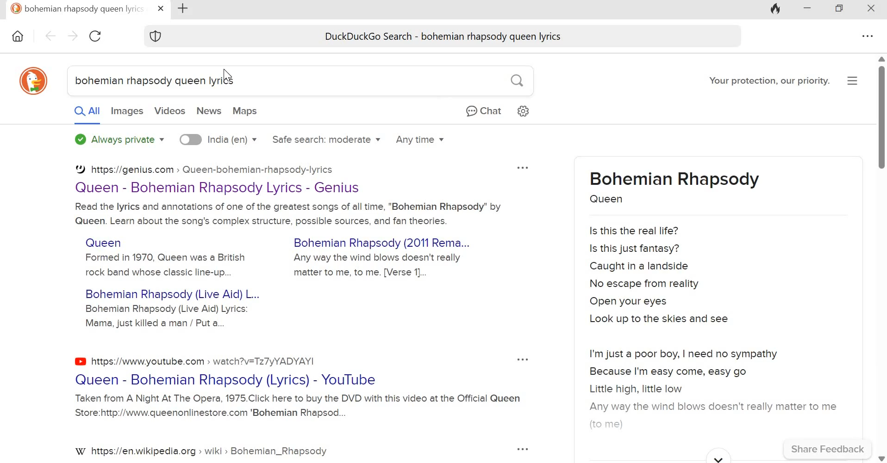 This screenshot has height=463, width=887. What do you see at coordinates (219, 189) in the screenshot?
I see `Queen - Bohemian Rhapsody Lyrics - Genius` at bounding box center [219, 189].